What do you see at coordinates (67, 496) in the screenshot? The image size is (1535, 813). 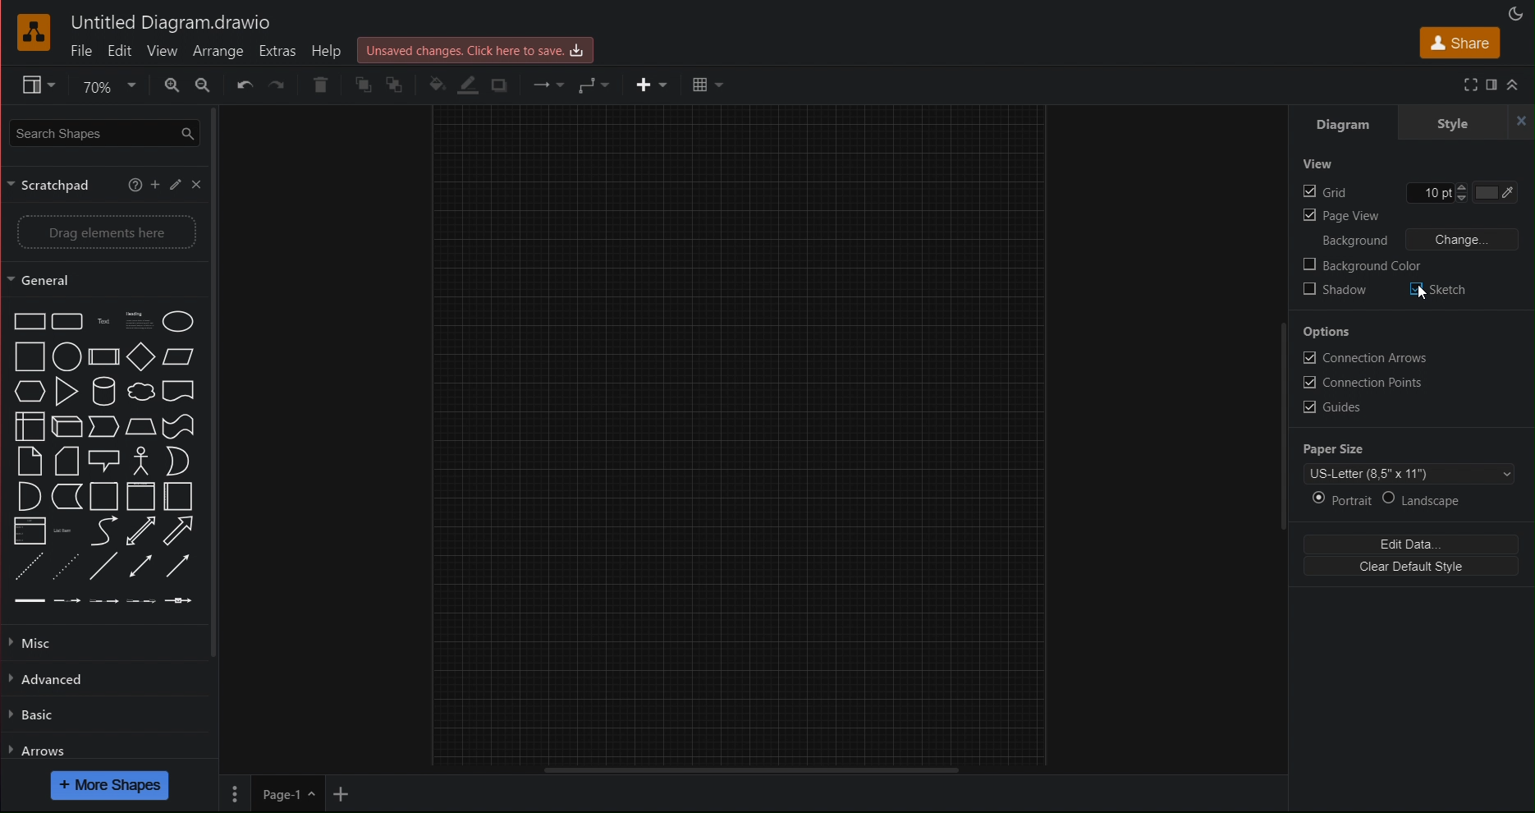 I see `data storage` at bounding box center [67, 496].